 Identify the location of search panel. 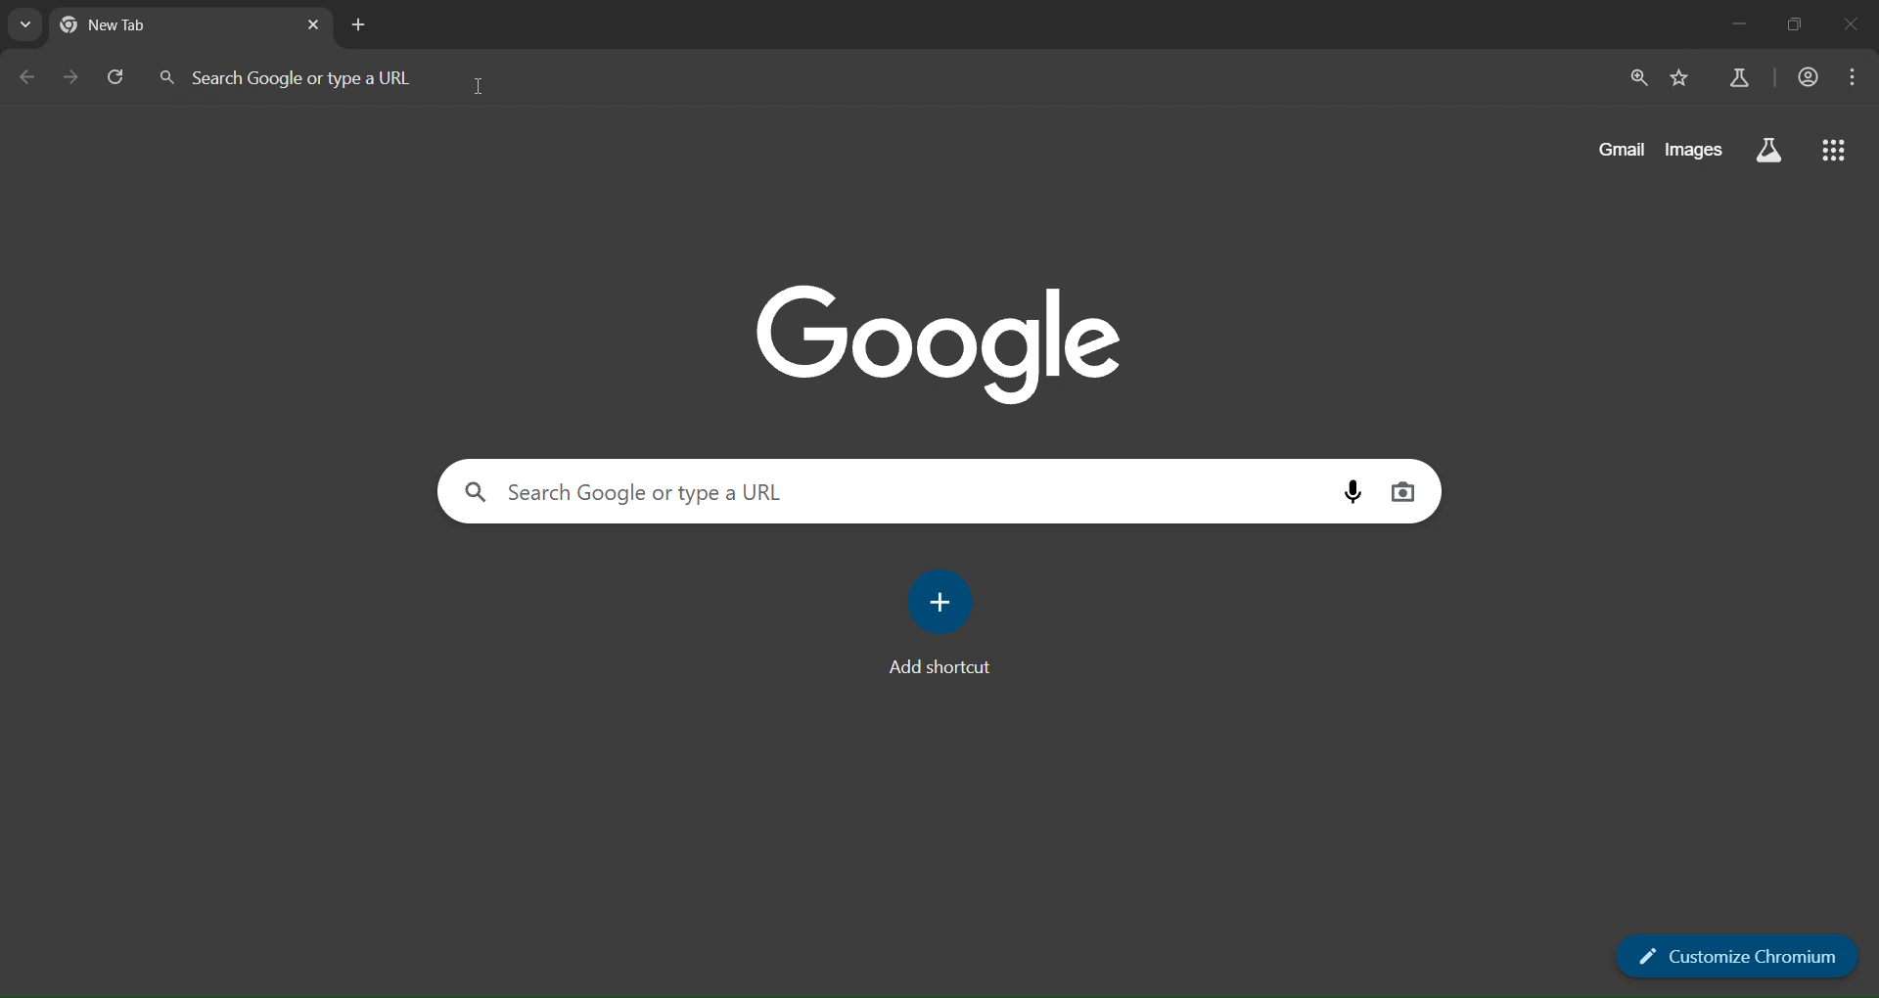
(302, 75).